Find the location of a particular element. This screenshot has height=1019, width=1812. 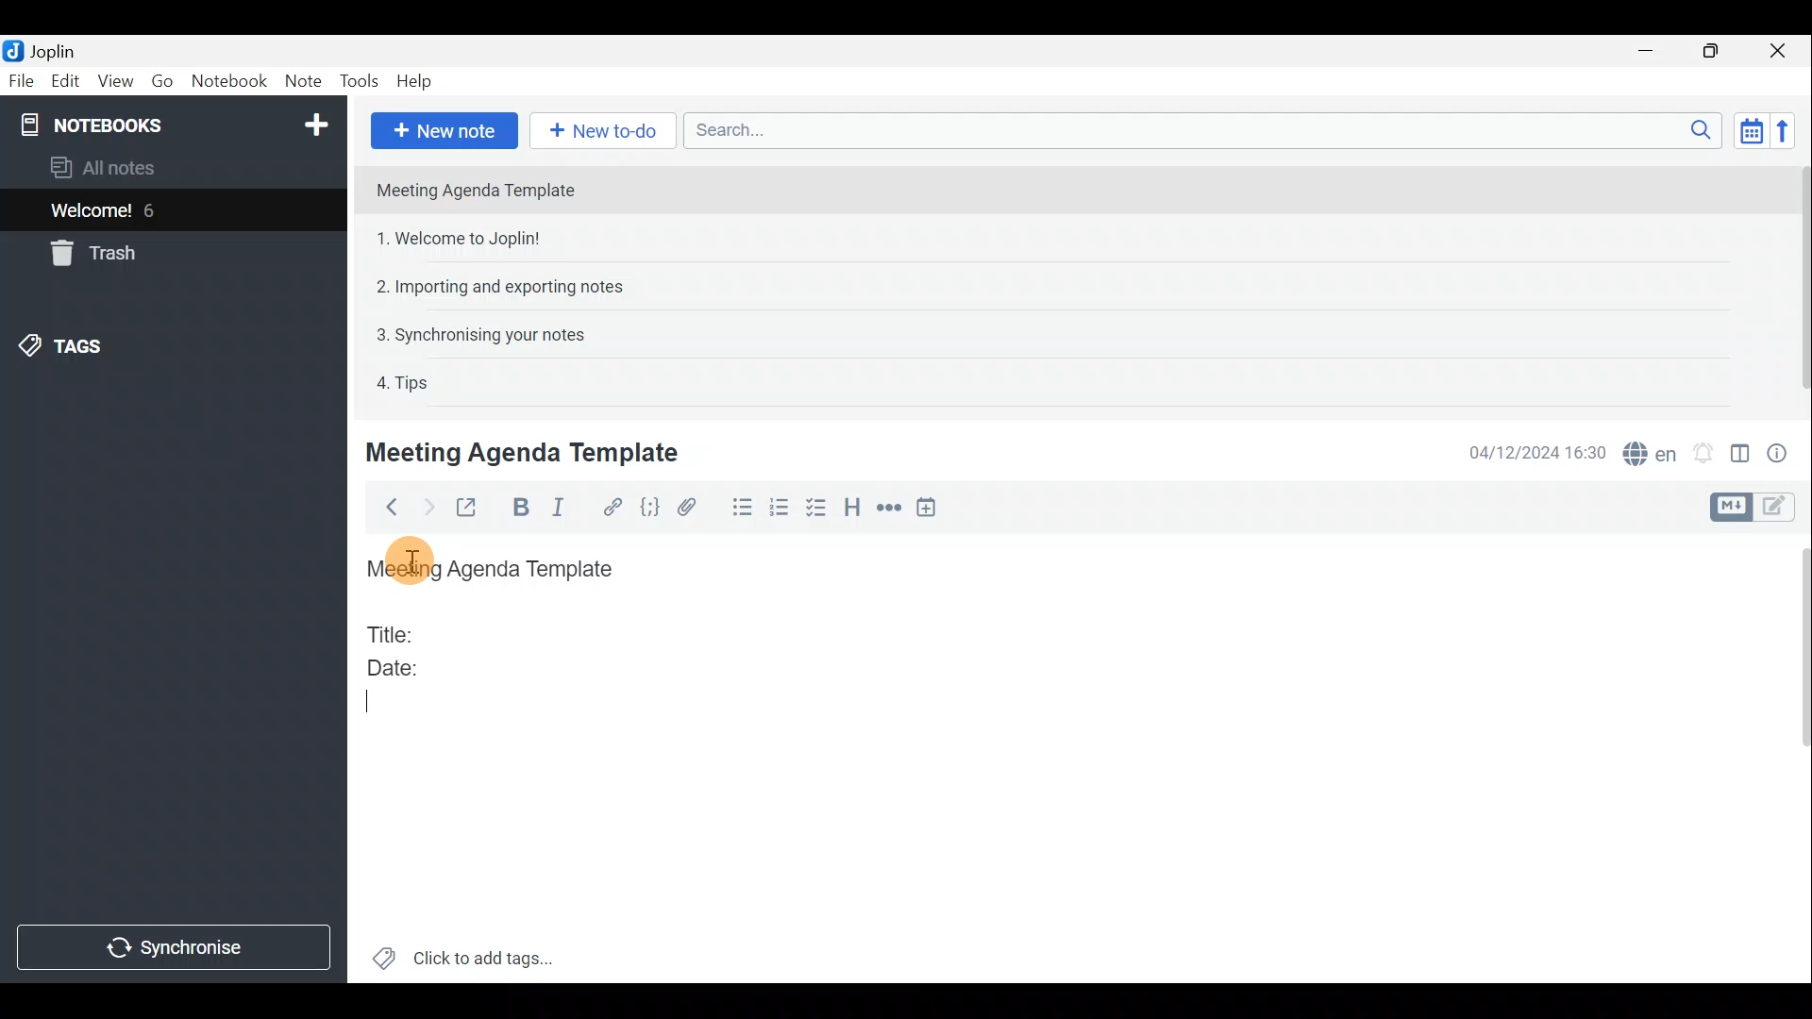

New to-do is located at coordinates (597, 129).